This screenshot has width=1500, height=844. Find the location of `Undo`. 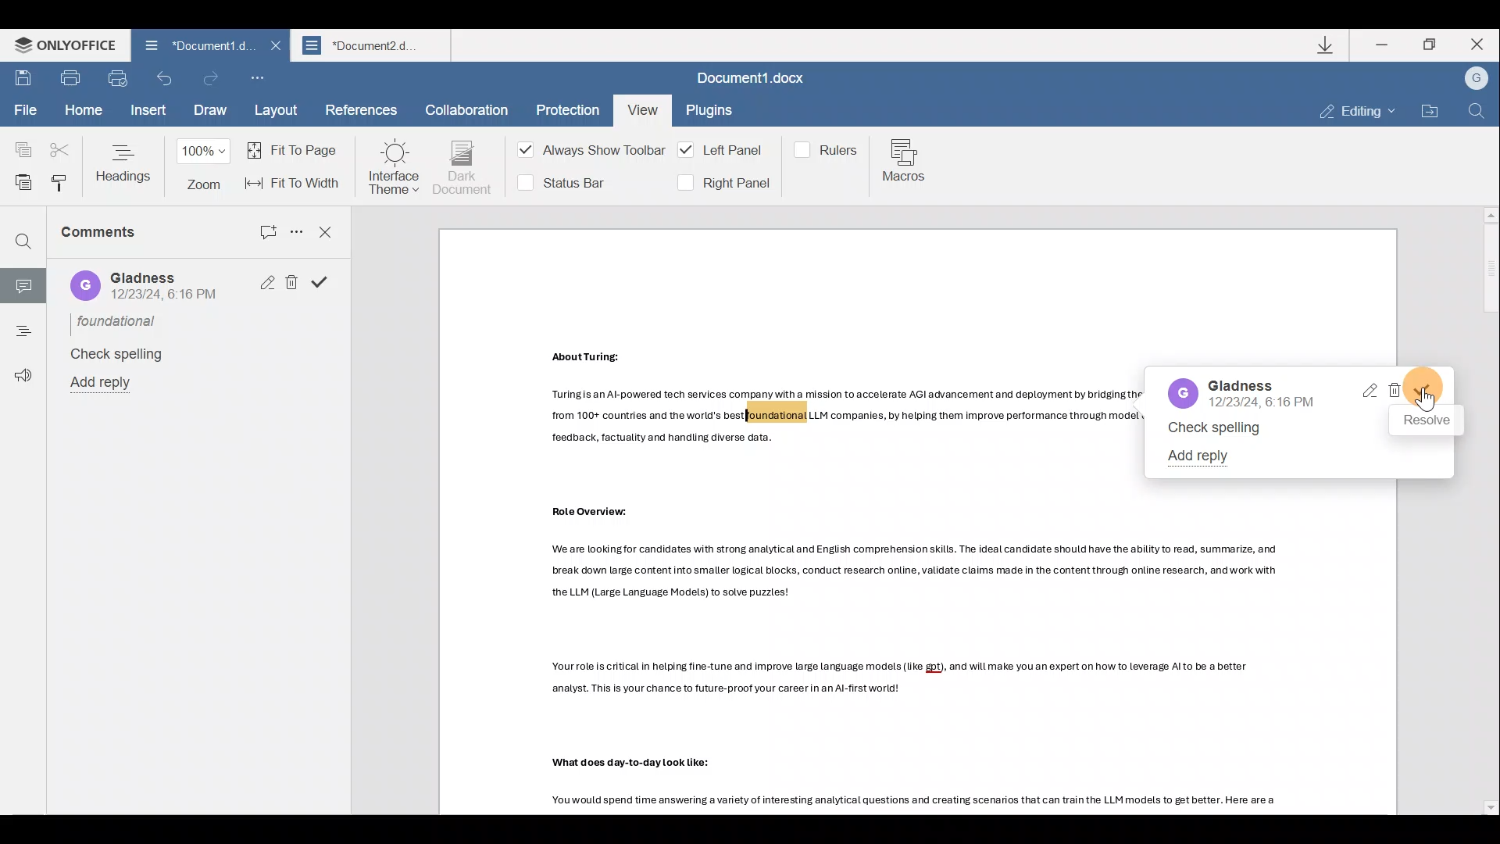

Undo is located at coordinates (166, 83).